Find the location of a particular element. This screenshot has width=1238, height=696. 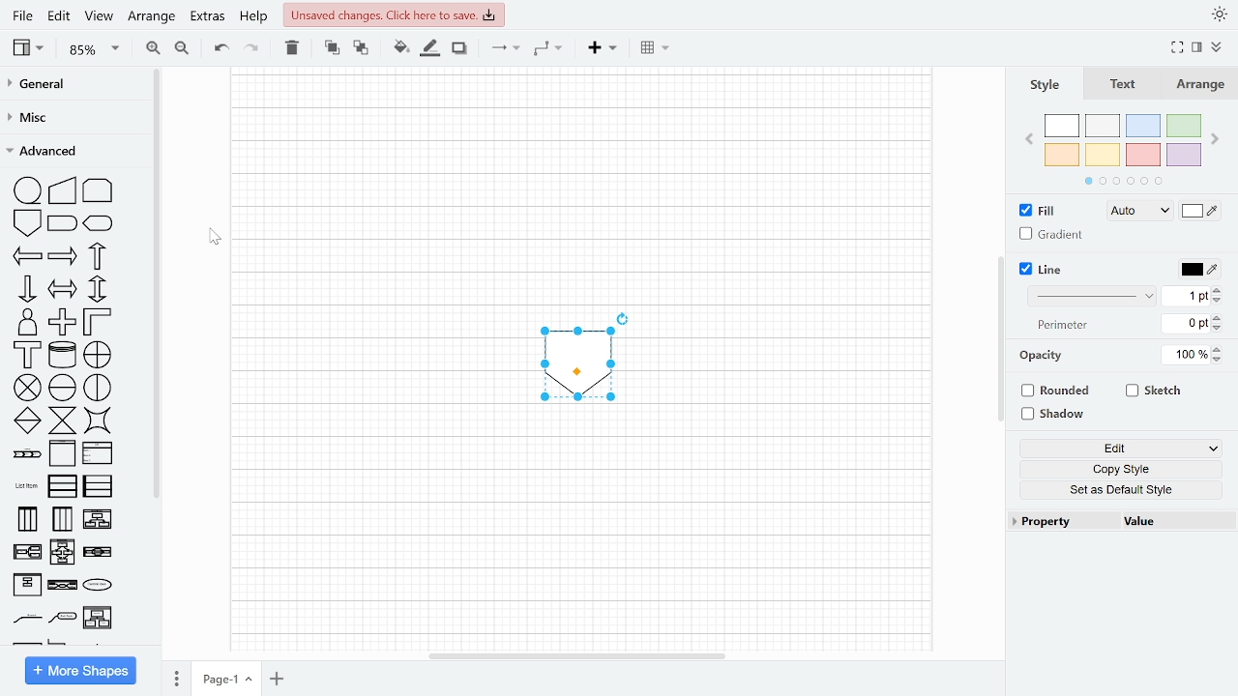

textText is located at coordinates (1121, 85).